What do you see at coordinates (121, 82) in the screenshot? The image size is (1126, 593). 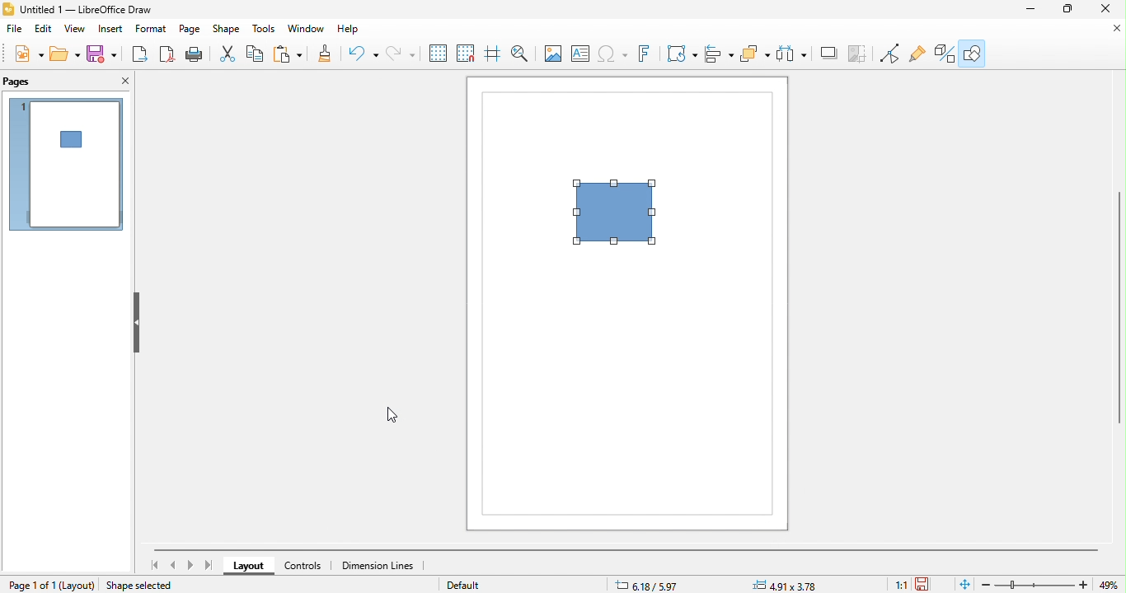 I see `close` at bounding box center [121, 82].